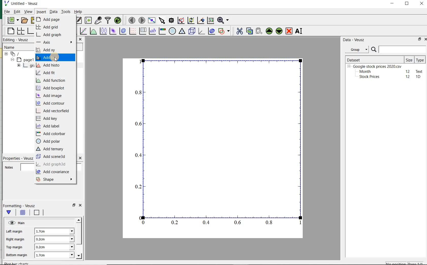  I want to click on plot key, so click(143, 31).